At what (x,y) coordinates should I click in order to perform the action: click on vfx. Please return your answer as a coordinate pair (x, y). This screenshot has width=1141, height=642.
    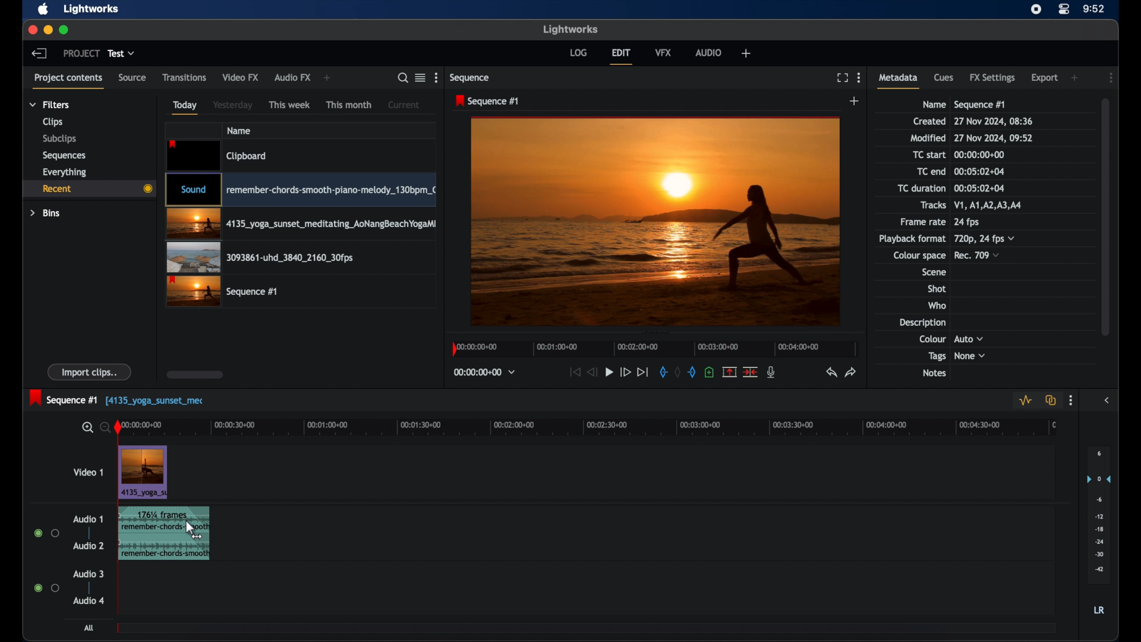
    Looking at the image, I should click on (664, 52).